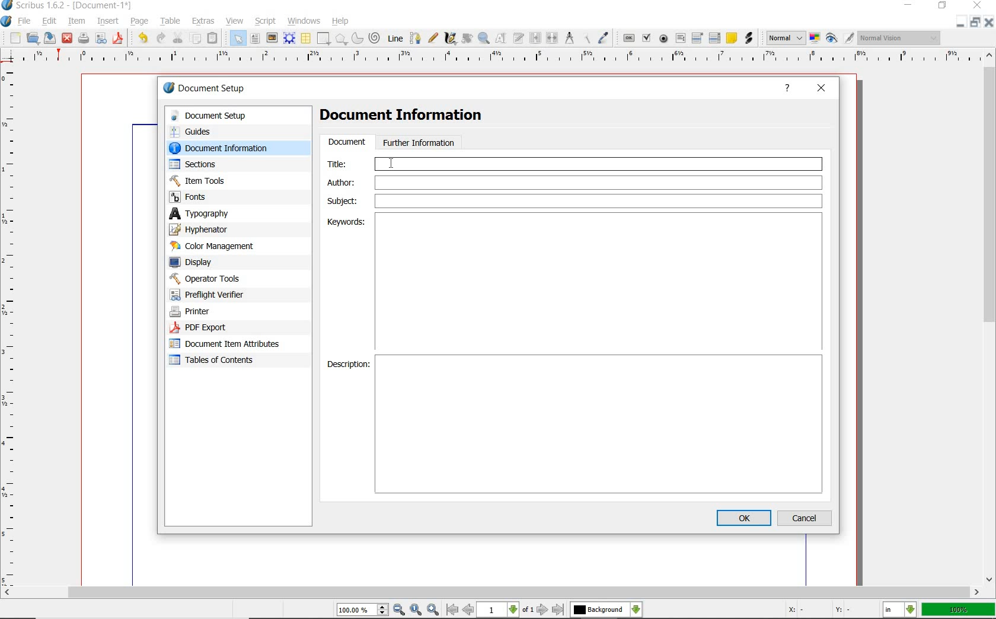  Describe the element at coordinates (305, 21) in the screenshot. I see `windows` at that location.